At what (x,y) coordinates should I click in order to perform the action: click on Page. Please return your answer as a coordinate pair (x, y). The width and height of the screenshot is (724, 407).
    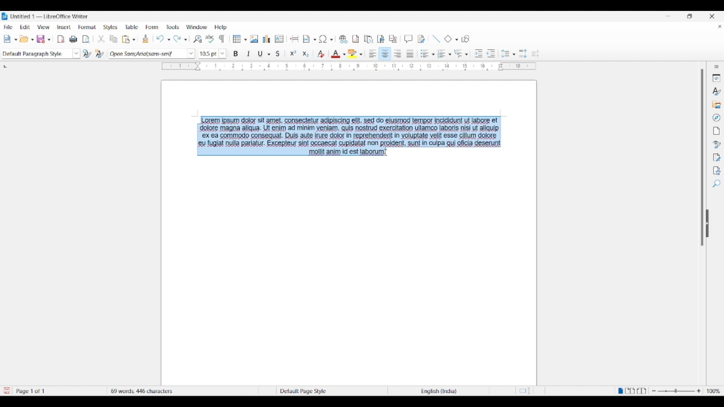
    Looking at the image, I should click on (716, 131).